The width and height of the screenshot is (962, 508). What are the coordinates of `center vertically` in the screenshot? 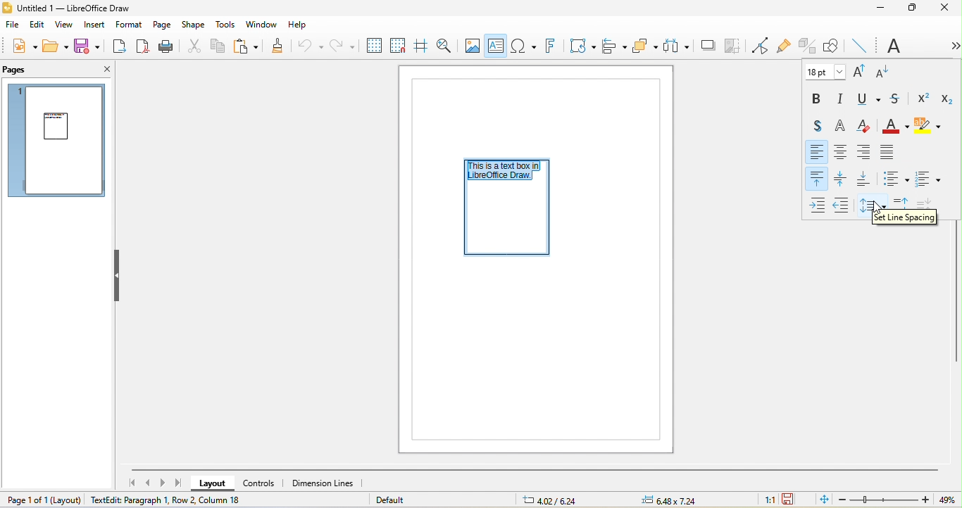 It's located at (843, 178).